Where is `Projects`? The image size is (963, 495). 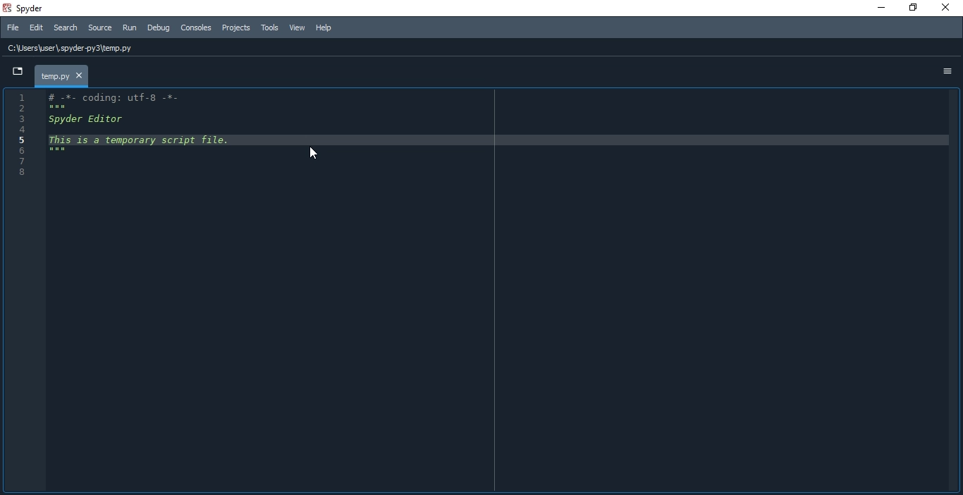
Projects is located at coordinates (236, 29).